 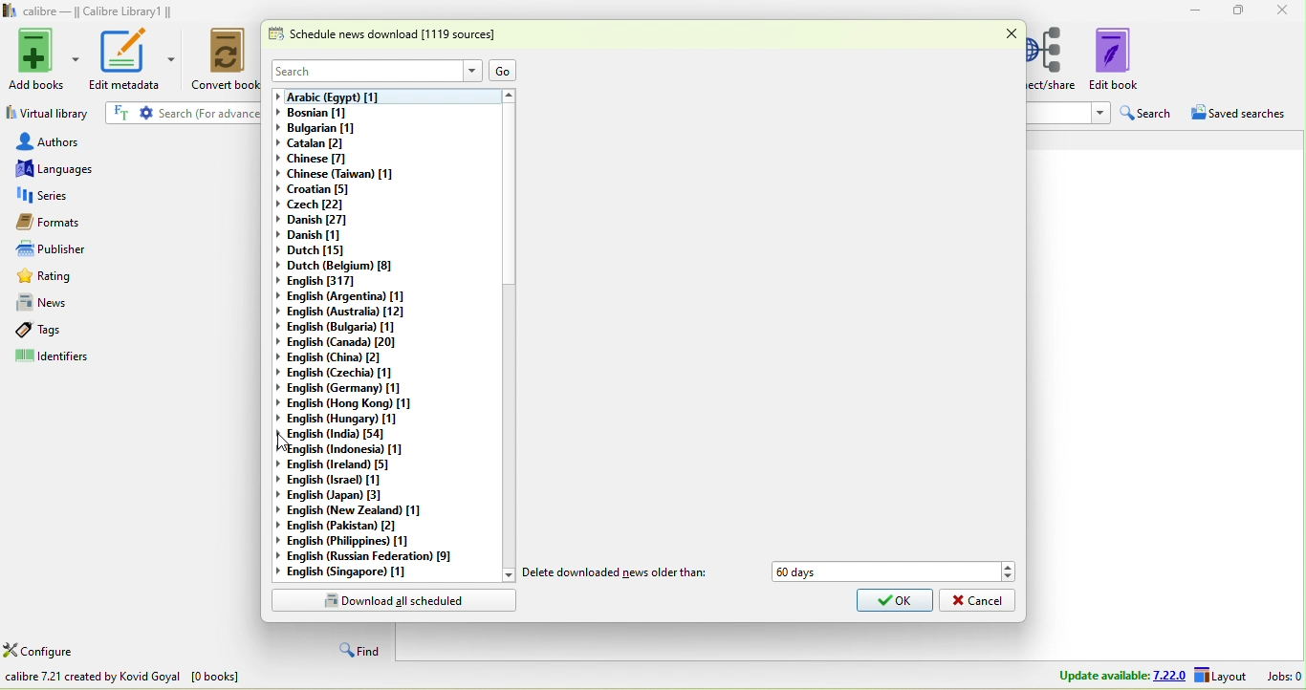 What do you see at coordinates (132, 359) in the screenshot?
I see `identifiers` at bounding box center [132, 359].